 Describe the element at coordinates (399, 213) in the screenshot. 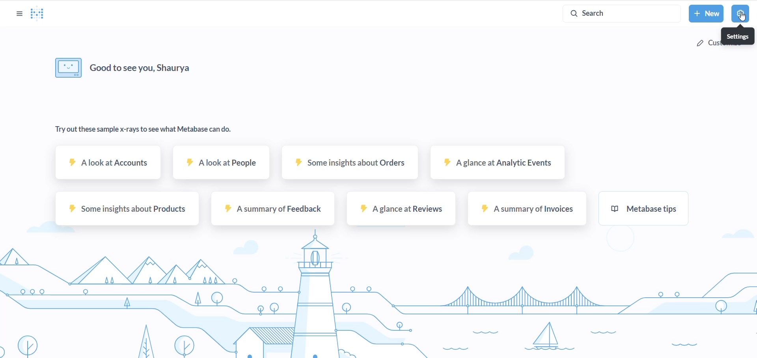

I see `A glance at Reviews sample` at that location.